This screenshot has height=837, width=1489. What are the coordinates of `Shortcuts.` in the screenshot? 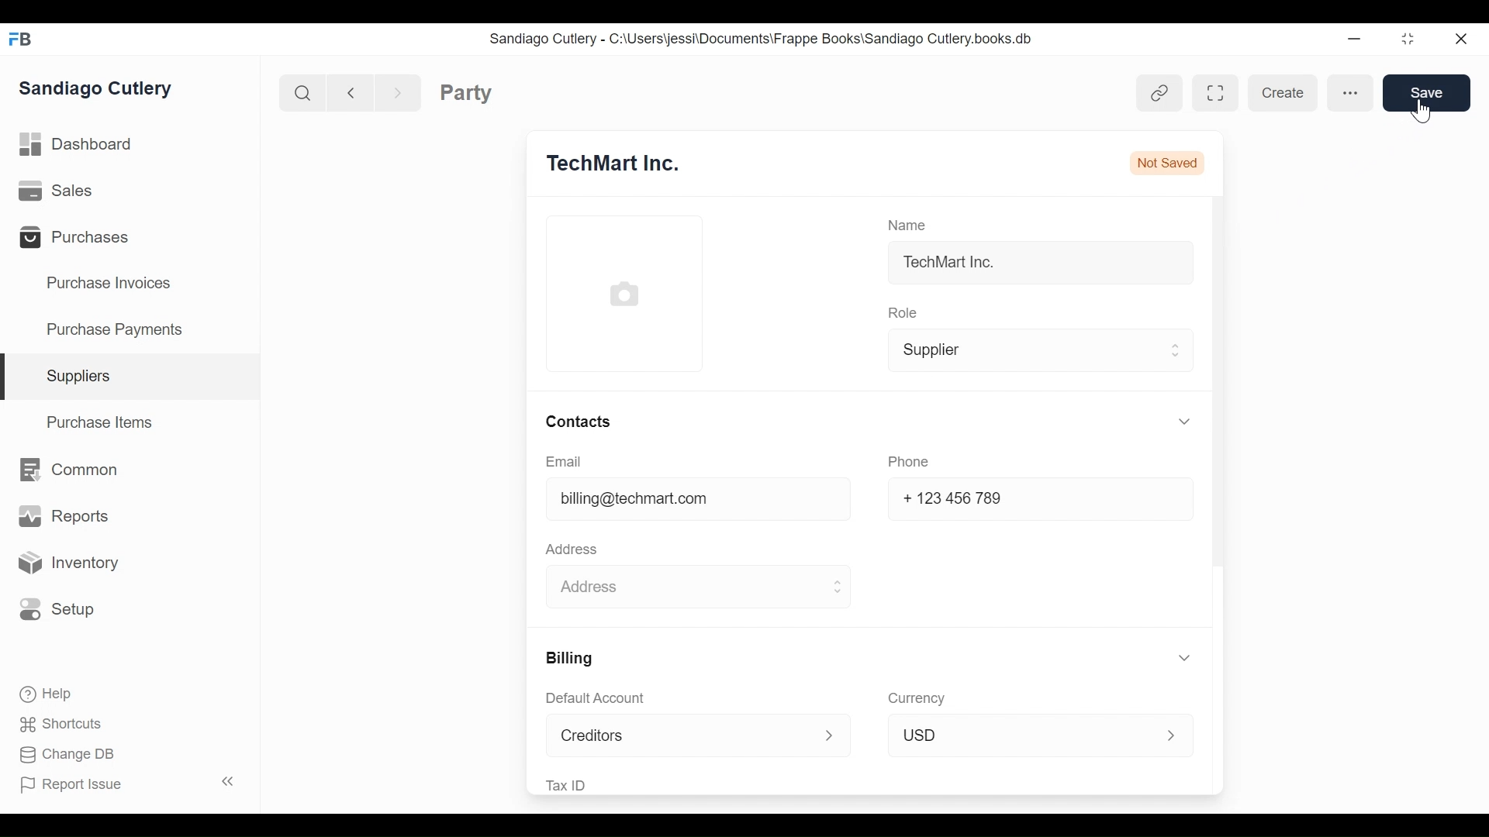 It's located at (62, 725).